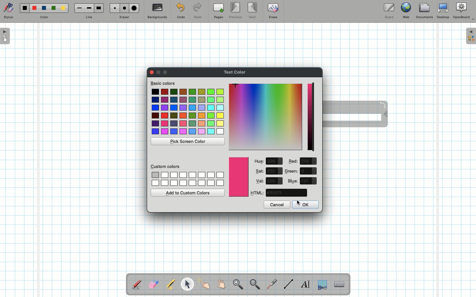  I want to click on Green, so click(54, 9).